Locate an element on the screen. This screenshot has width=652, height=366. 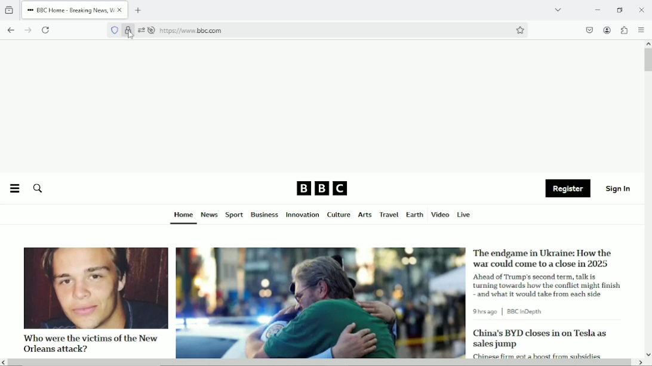
open application menu is located at coordinates (641, 30).